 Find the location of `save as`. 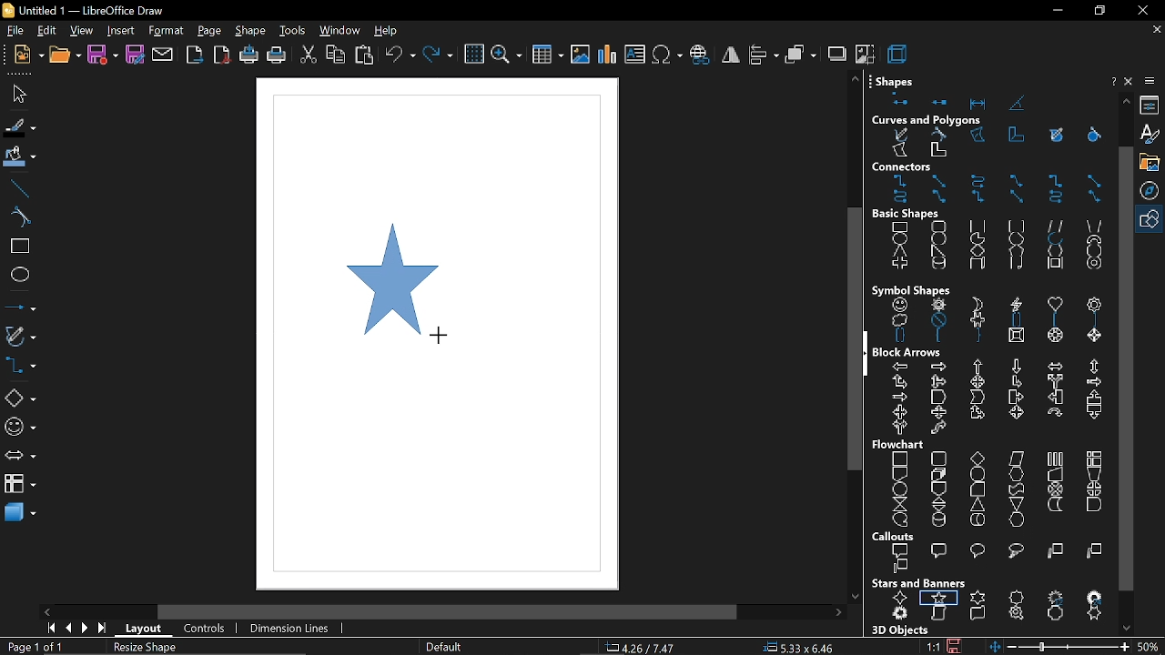

save as is located at coordinates (135, 55).